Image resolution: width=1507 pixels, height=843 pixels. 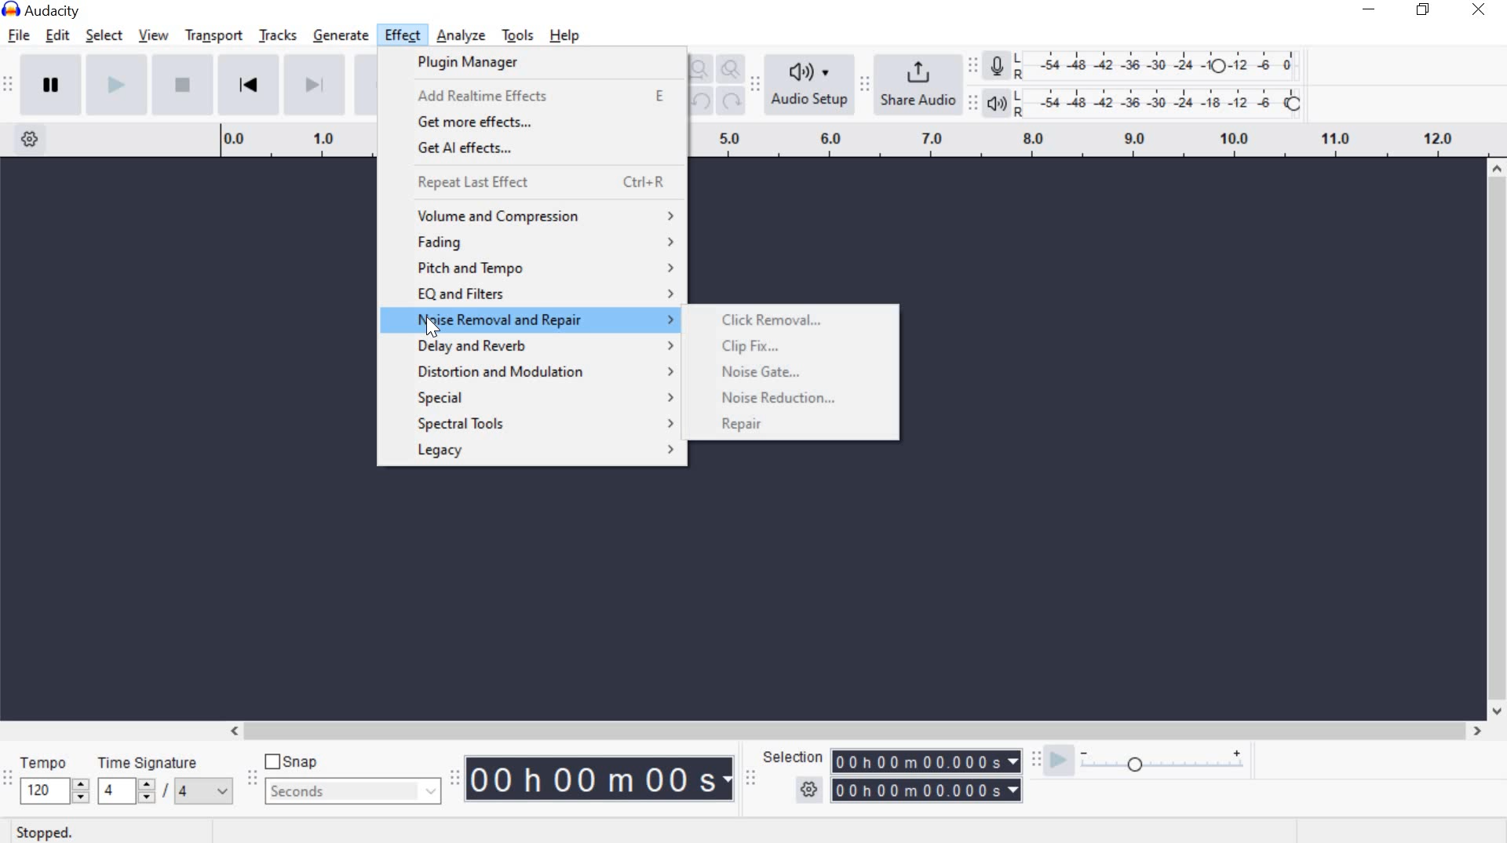 I want to click on selection time, so click(x=929, y=790).